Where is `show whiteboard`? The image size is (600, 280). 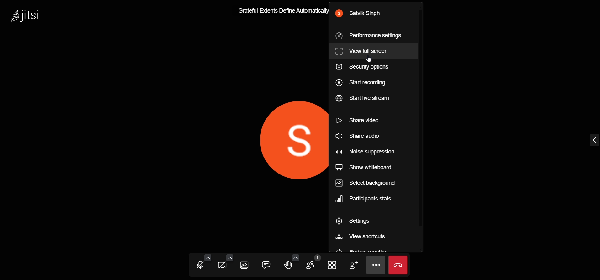 show whiteboard is located at coordinates (364, 166).